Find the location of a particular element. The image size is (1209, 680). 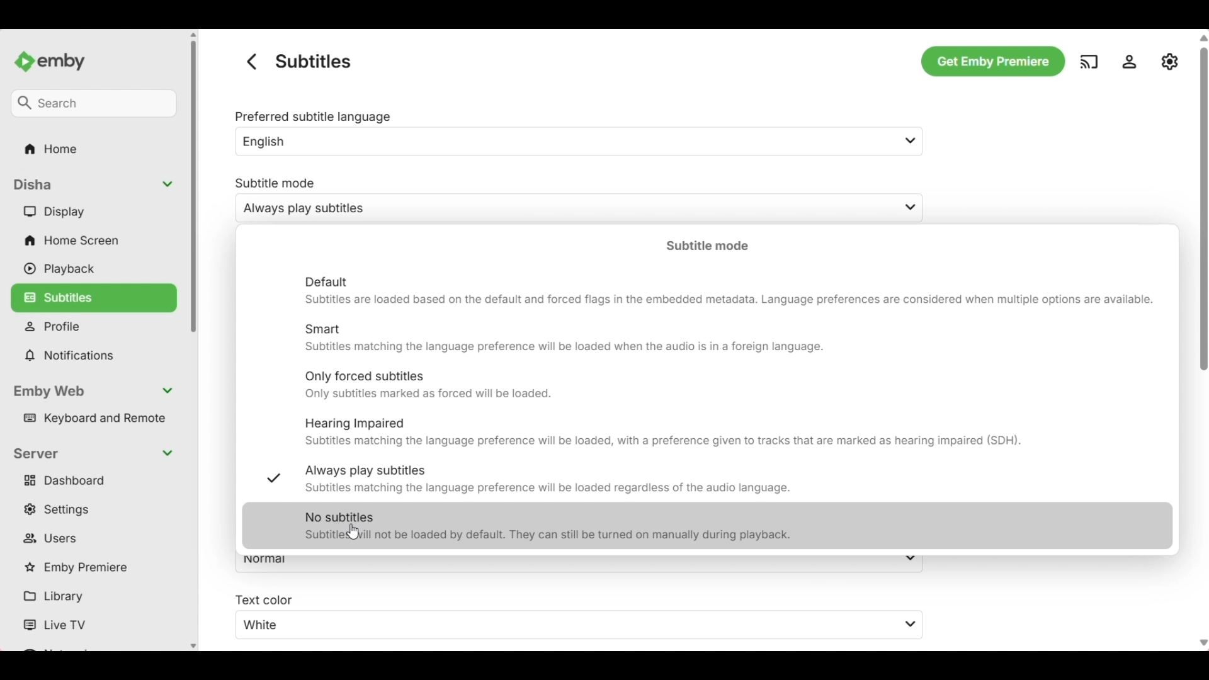

Section title is located at coordinates (707, 245).